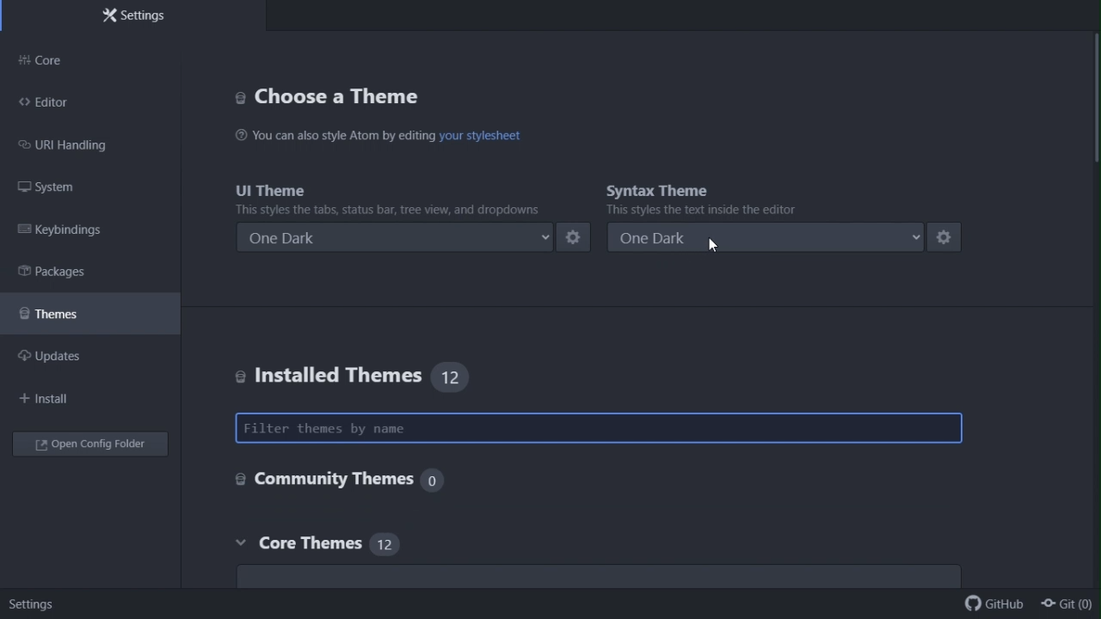 Image resolution: width=1101 pixels, height=619 pixels. What do you see at coordinates (398, 238) in the screenshot?
I see `One dark` at bounding box center [398, 238].